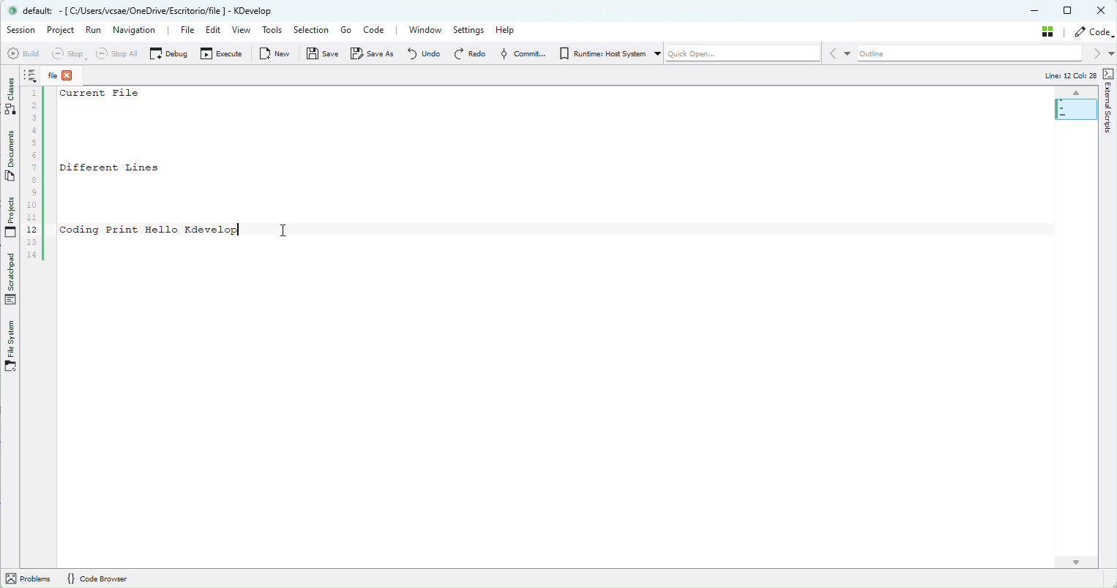 Image resolution: width=1117 pixels, height=588 pixels. Describe the element at coordinates (217, 29) in the screenshot. I see `Edit` at that location.